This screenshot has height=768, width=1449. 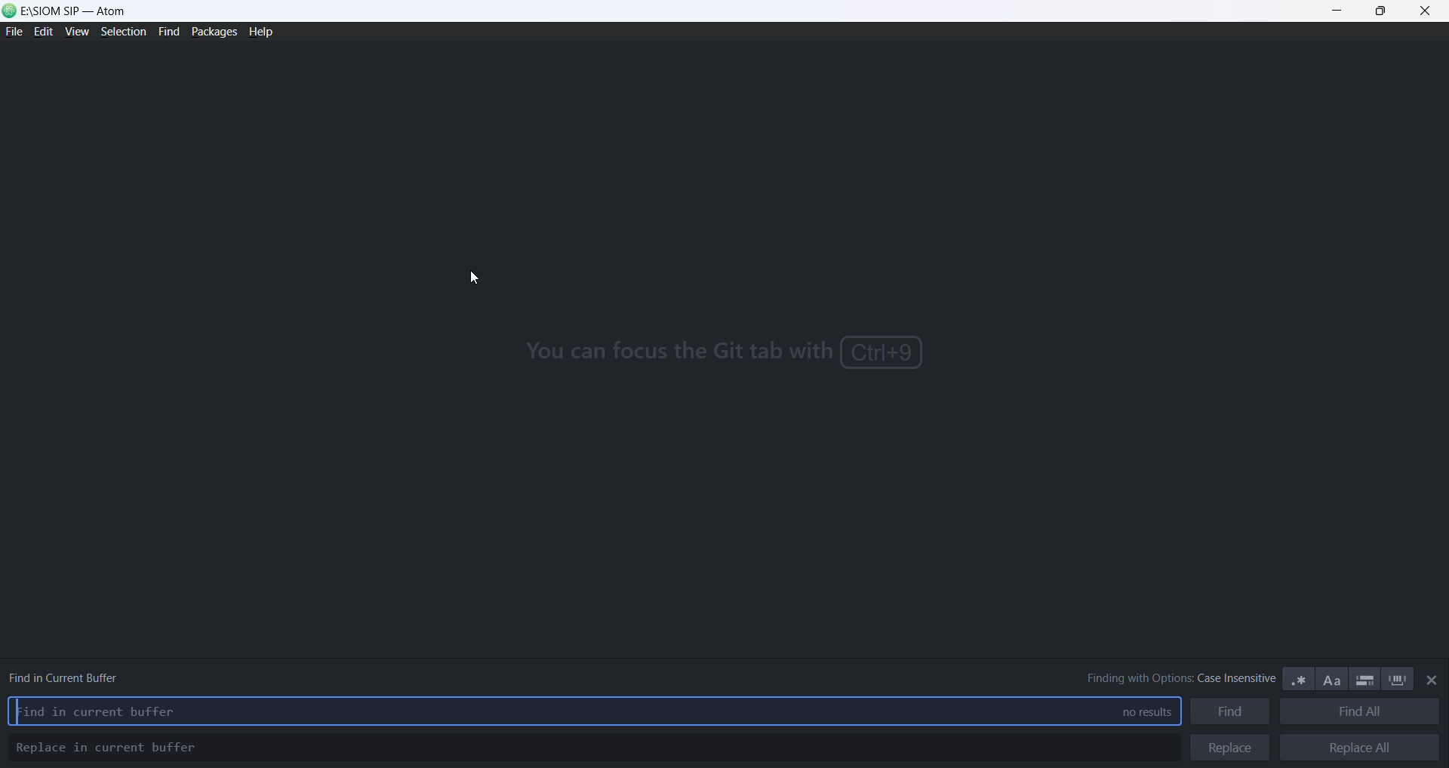 What do you see at coordinates (1359, 748) in the screenshot?
I see `replace all` at bounding box center [1359, 748].